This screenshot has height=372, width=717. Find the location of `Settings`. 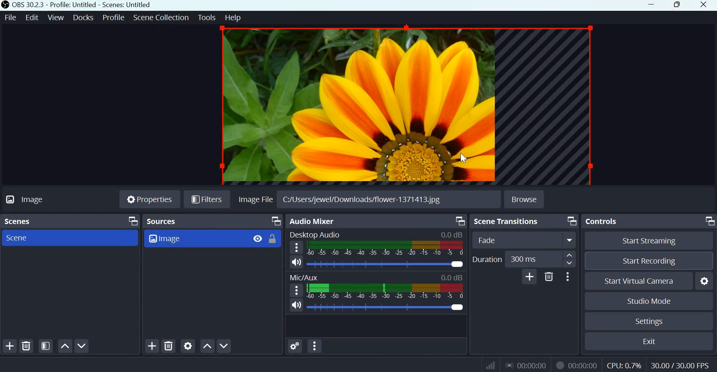

Settings is located at coordinates (649, 321).